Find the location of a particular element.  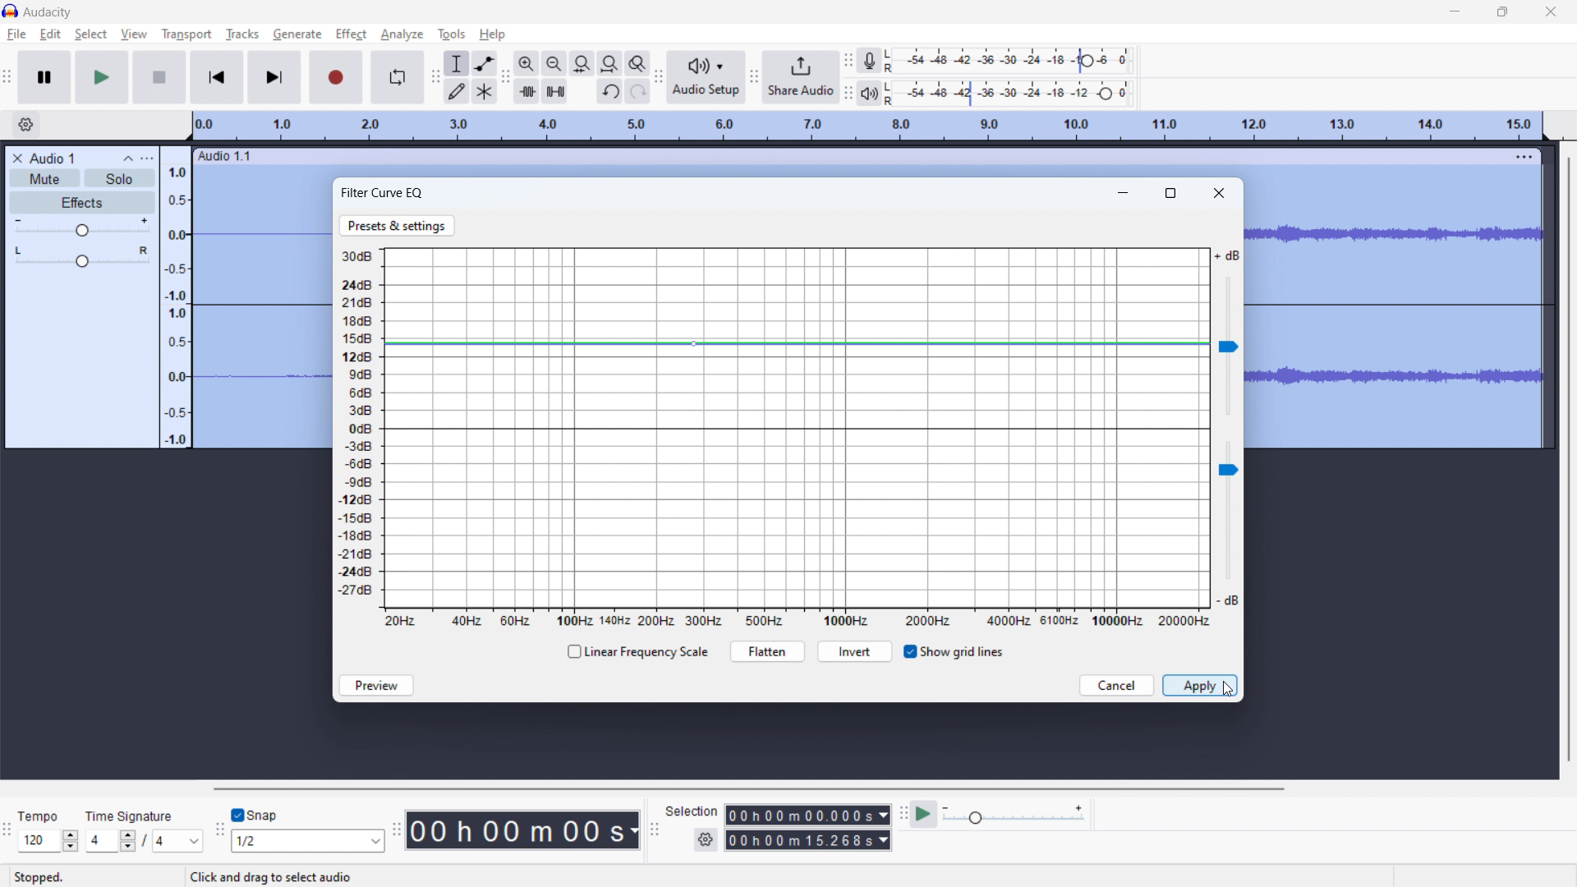

cancel is located at coordinates (1117, 686).